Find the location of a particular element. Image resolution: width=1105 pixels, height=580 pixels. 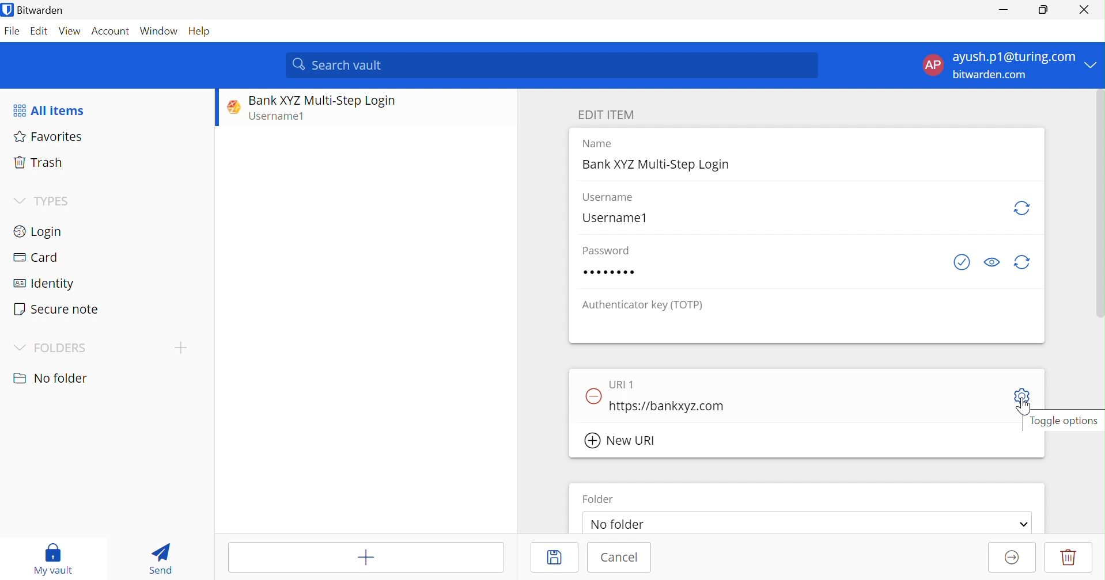

Regenerate password is located at coordinates (1024, 263).